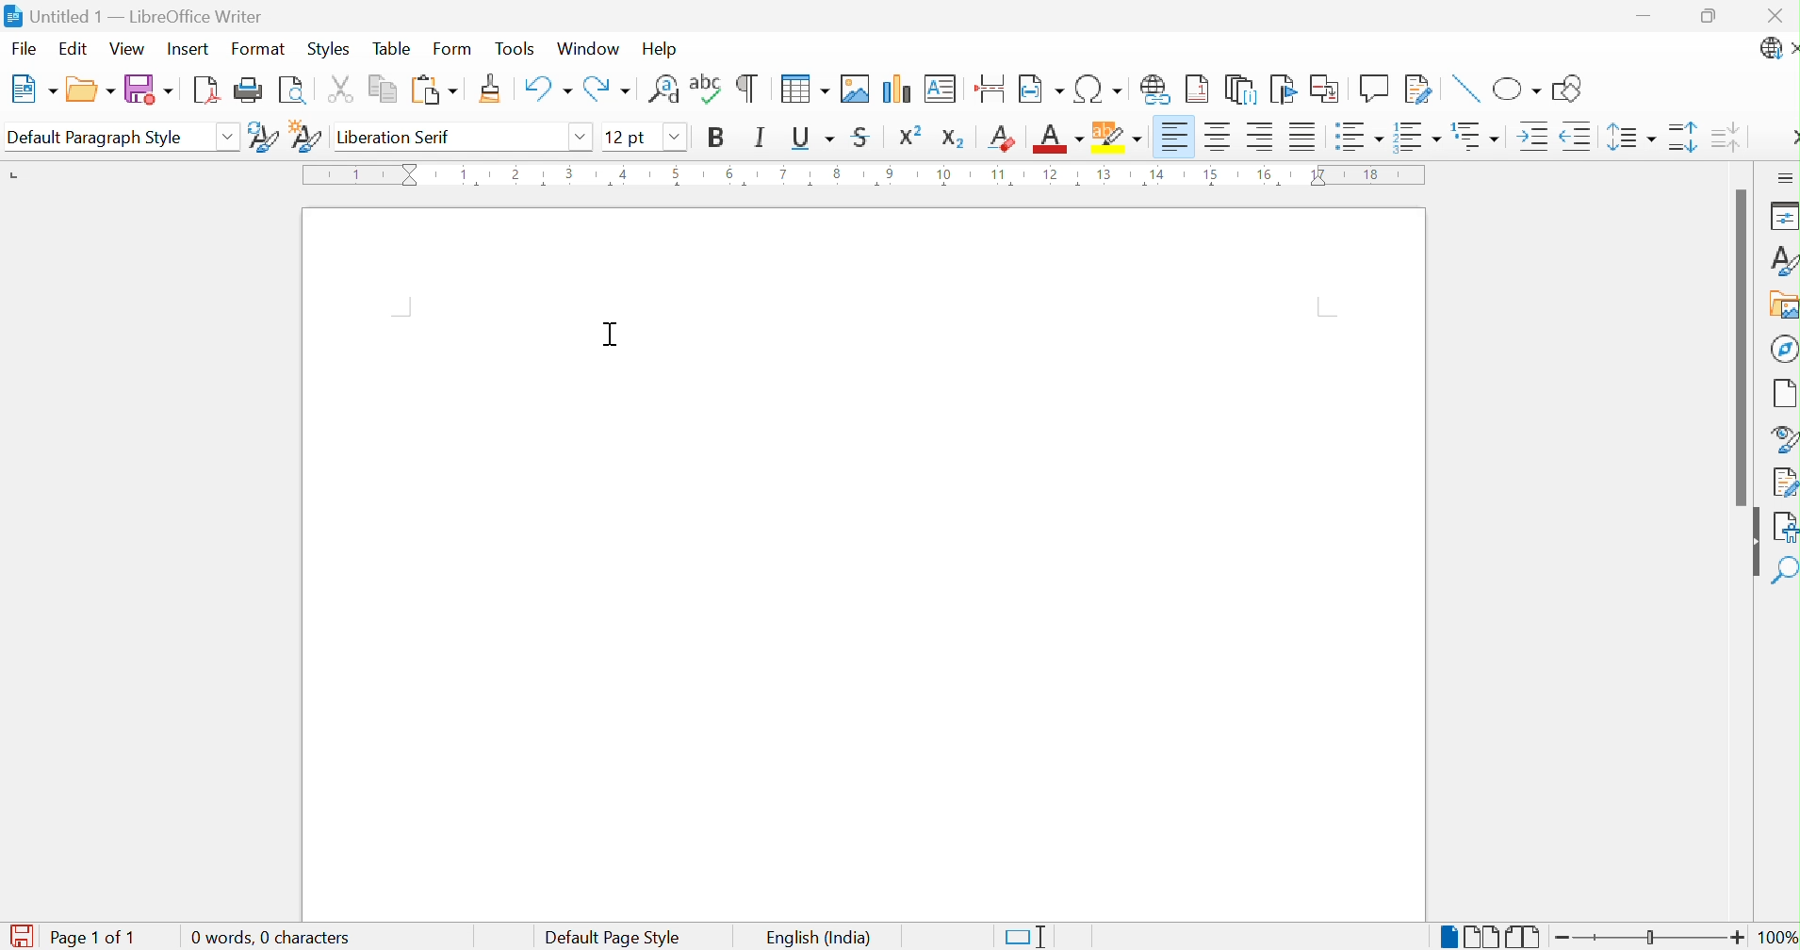  I want to click on Check Spelling, so click(706, 92).